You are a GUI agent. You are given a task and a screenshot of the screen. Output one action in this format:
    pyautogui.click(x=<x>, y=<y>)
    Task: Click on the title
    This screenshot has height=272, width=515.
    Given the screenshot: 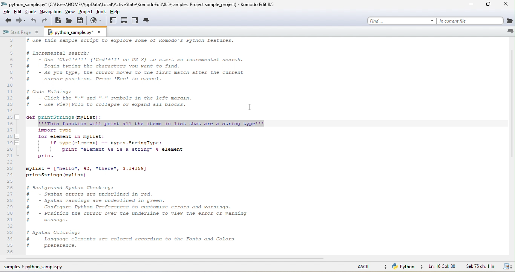 What is the action you would take?
    pyautogui.click(x=143, y=5)
    